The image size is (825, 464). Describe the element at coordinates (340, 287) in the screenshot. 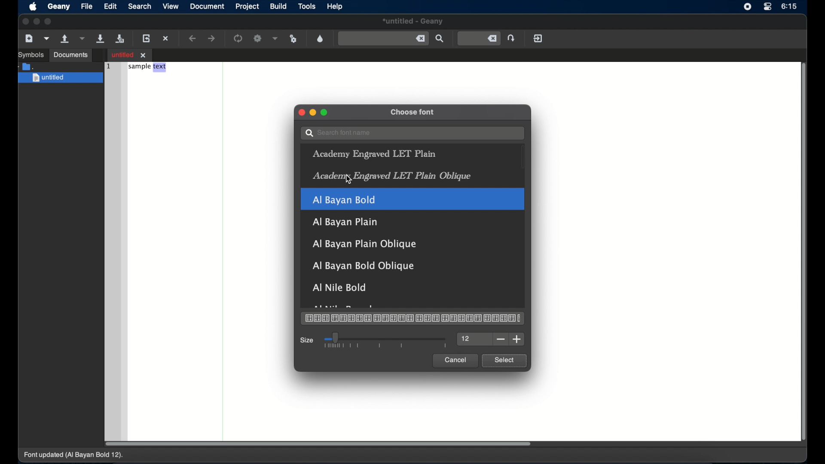

I see `al nile bold` at that location.